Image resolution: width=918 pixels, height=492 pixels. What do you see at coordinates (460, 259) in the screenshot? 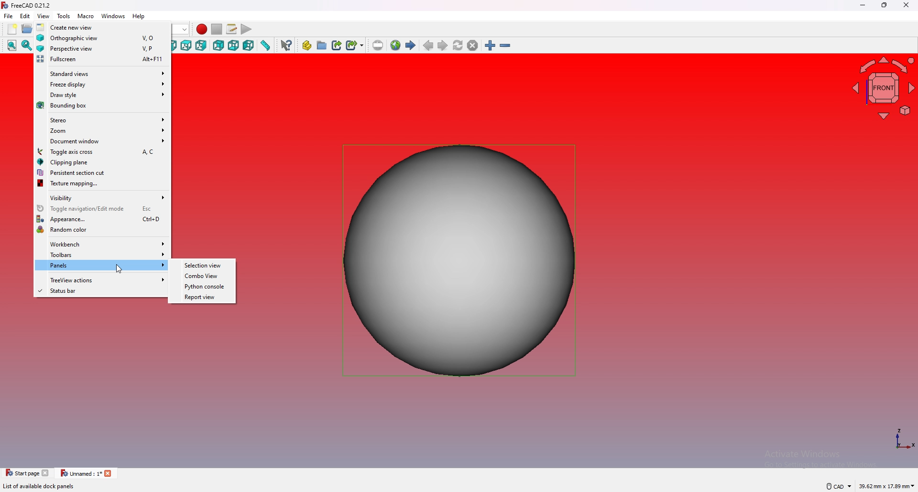
I see `sphere` at bounding box center [460, 259].